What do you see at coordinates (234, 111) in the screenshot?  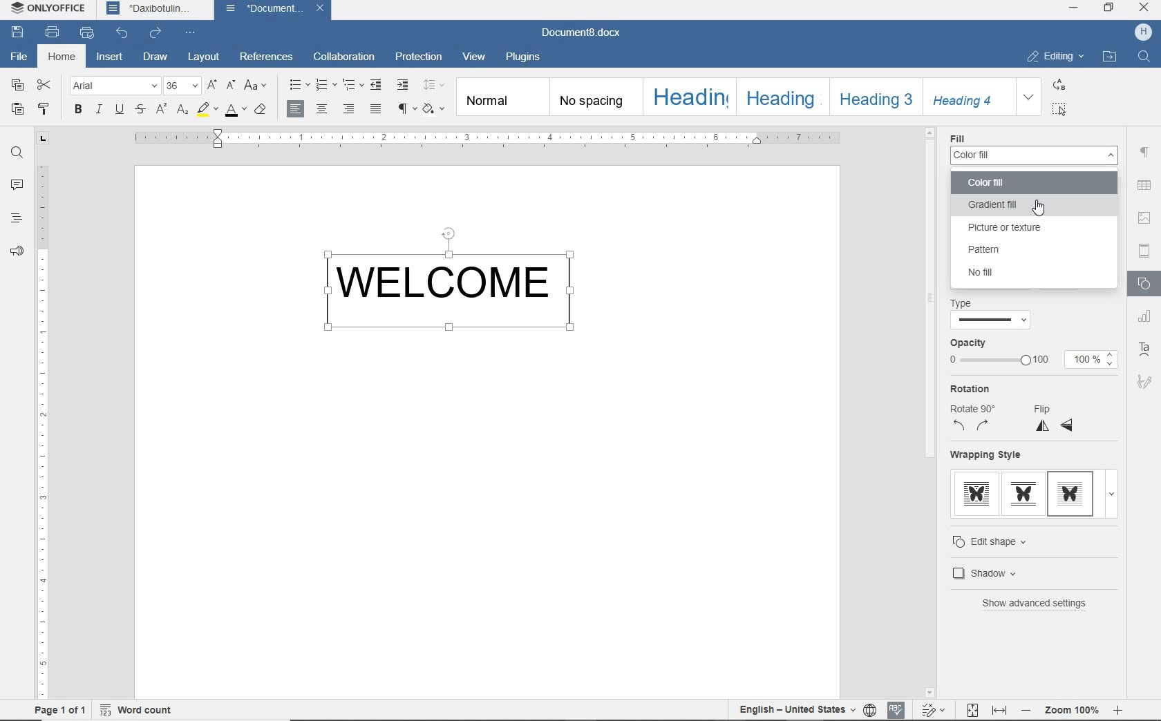 I see `FONT COLOR` at bounding box center [234, 111].